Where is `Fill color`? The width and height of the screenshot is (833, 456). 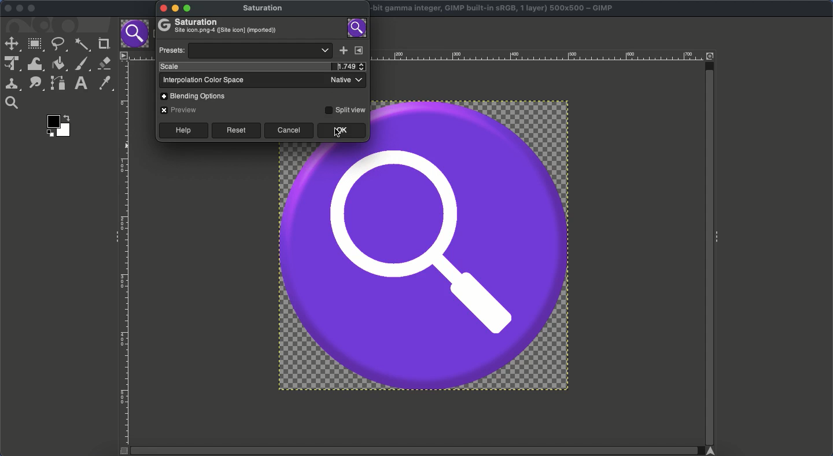 Fill color is located at coordinates (58, 64).